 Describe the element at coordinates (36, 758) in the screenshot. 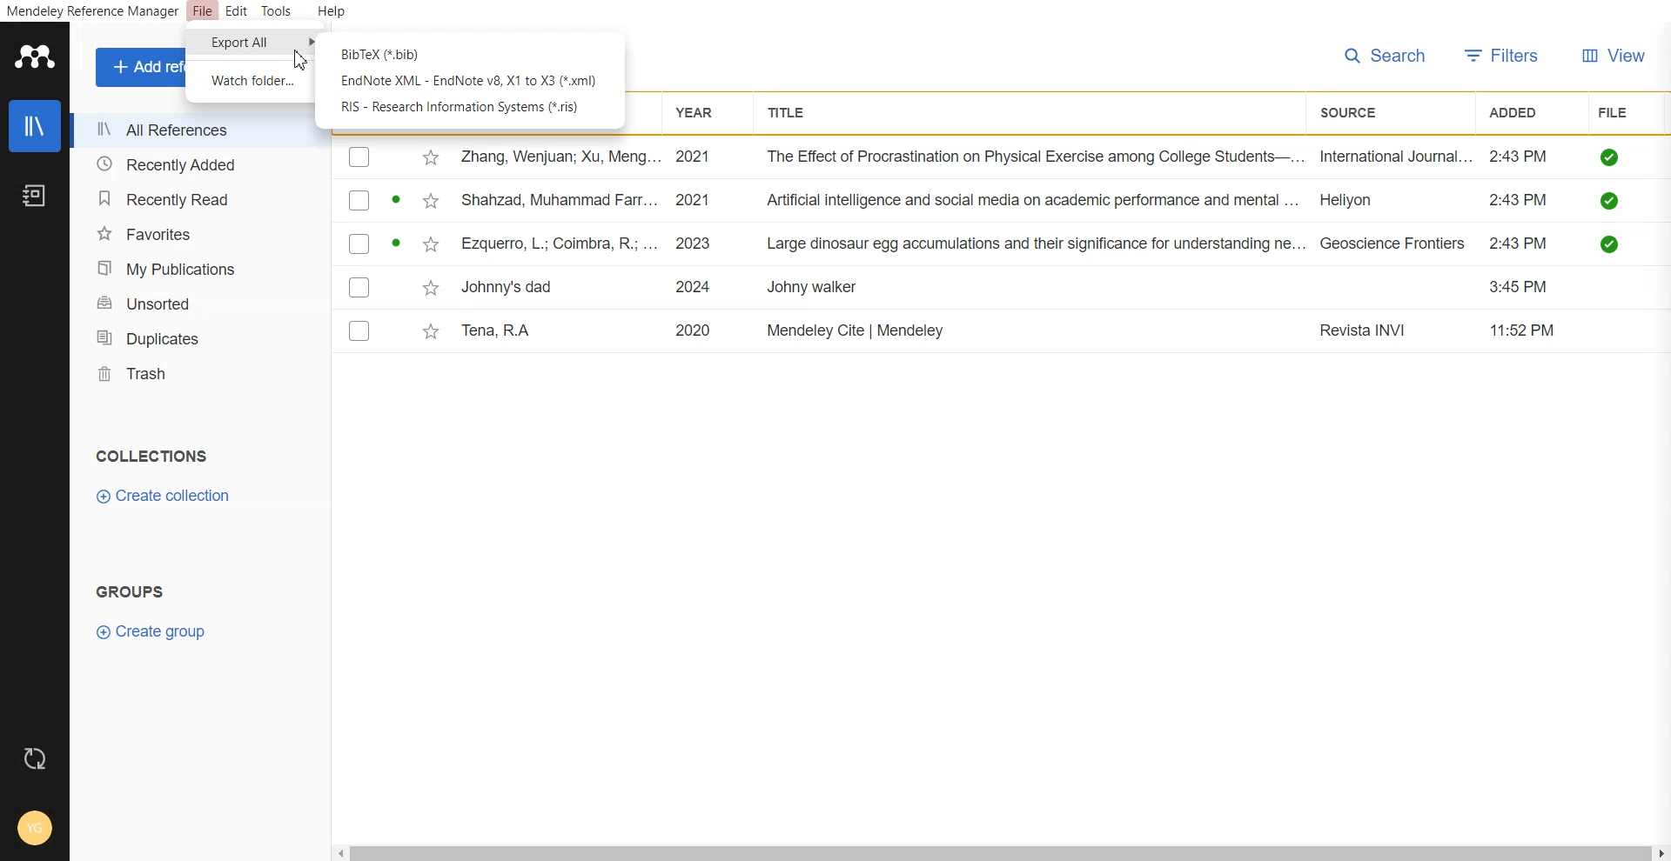

I see `Auto sync` at that location.